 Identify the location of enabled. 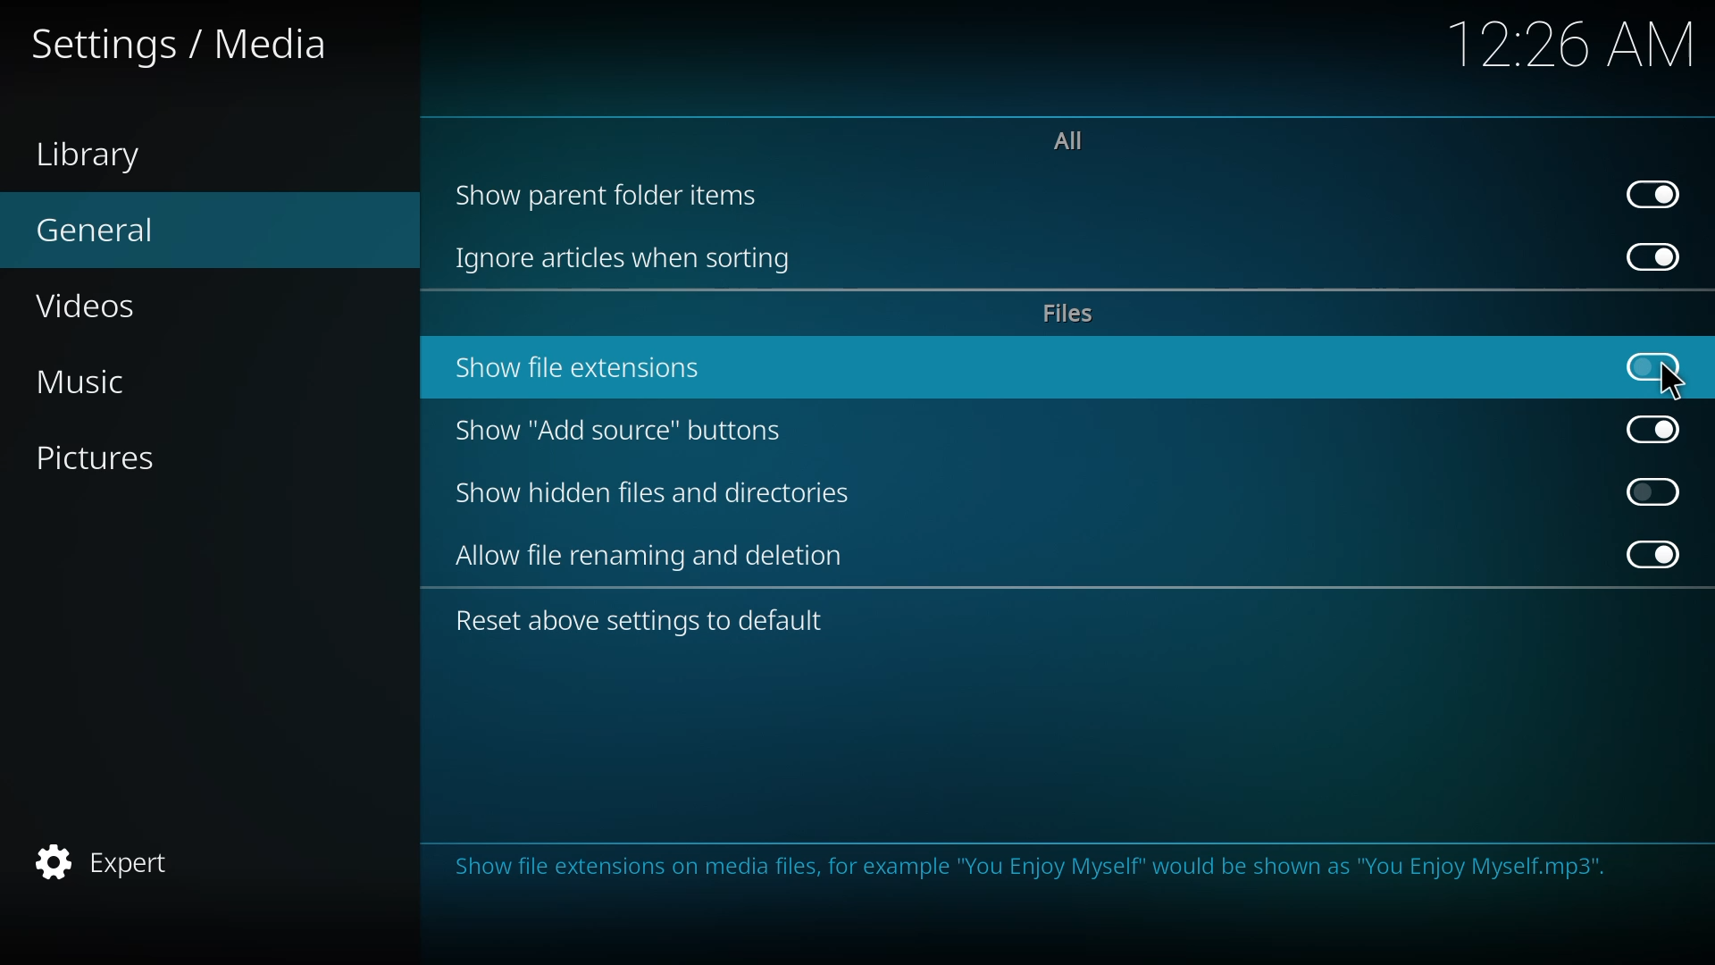
(1657, 257).